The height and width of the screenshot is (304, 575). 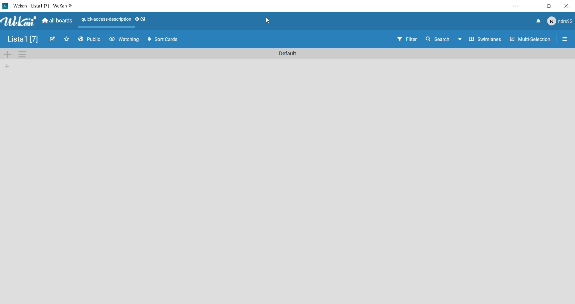 What do you see at coordinates (166, 41) in the screenshot?
I see `Sort Cards` at bounding box center [166, 41].